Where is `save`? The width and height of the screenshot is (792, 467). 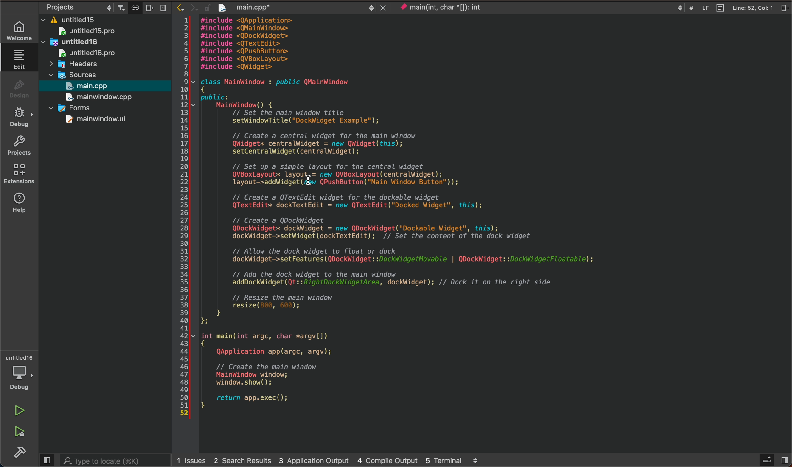 save is located at coordinates (135, 7).